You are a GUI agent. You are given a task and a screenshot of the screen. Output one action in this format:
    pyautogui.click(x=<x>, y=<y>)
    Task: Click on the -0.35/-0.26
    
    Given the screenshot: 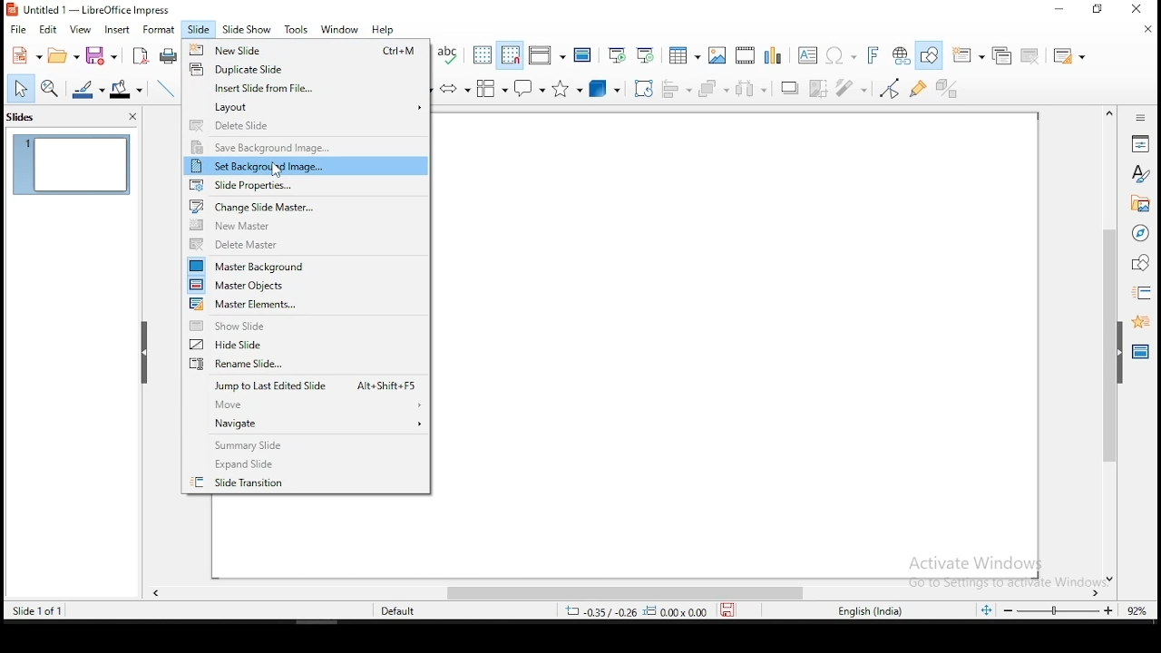 What is the action you would take?
    pyautogui.click(x=600, y=610)
    